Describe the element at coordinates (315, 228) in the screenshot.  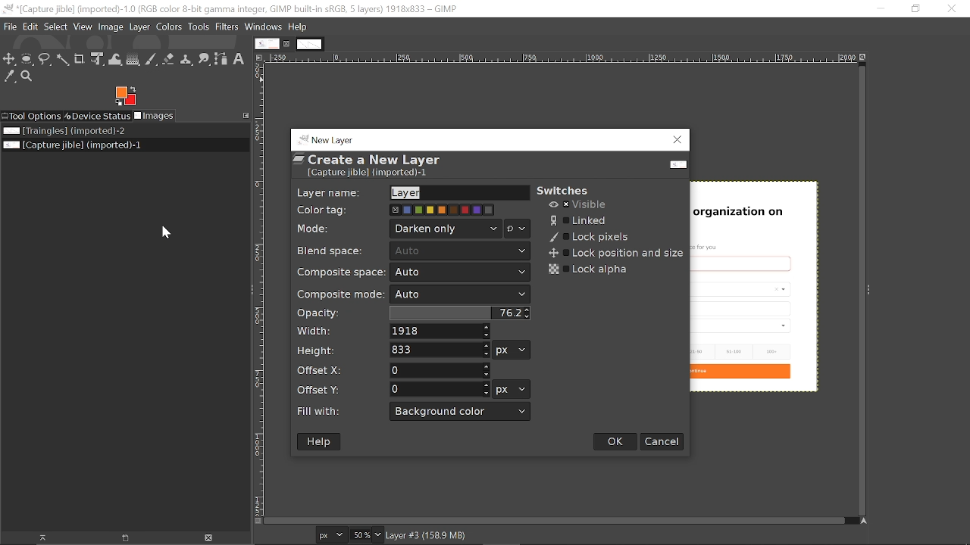
I see `mode` at that location.